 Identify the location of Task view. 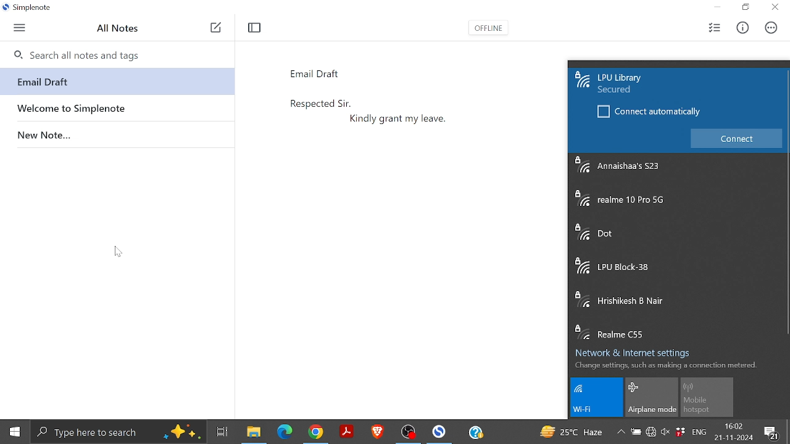
(222, 430).